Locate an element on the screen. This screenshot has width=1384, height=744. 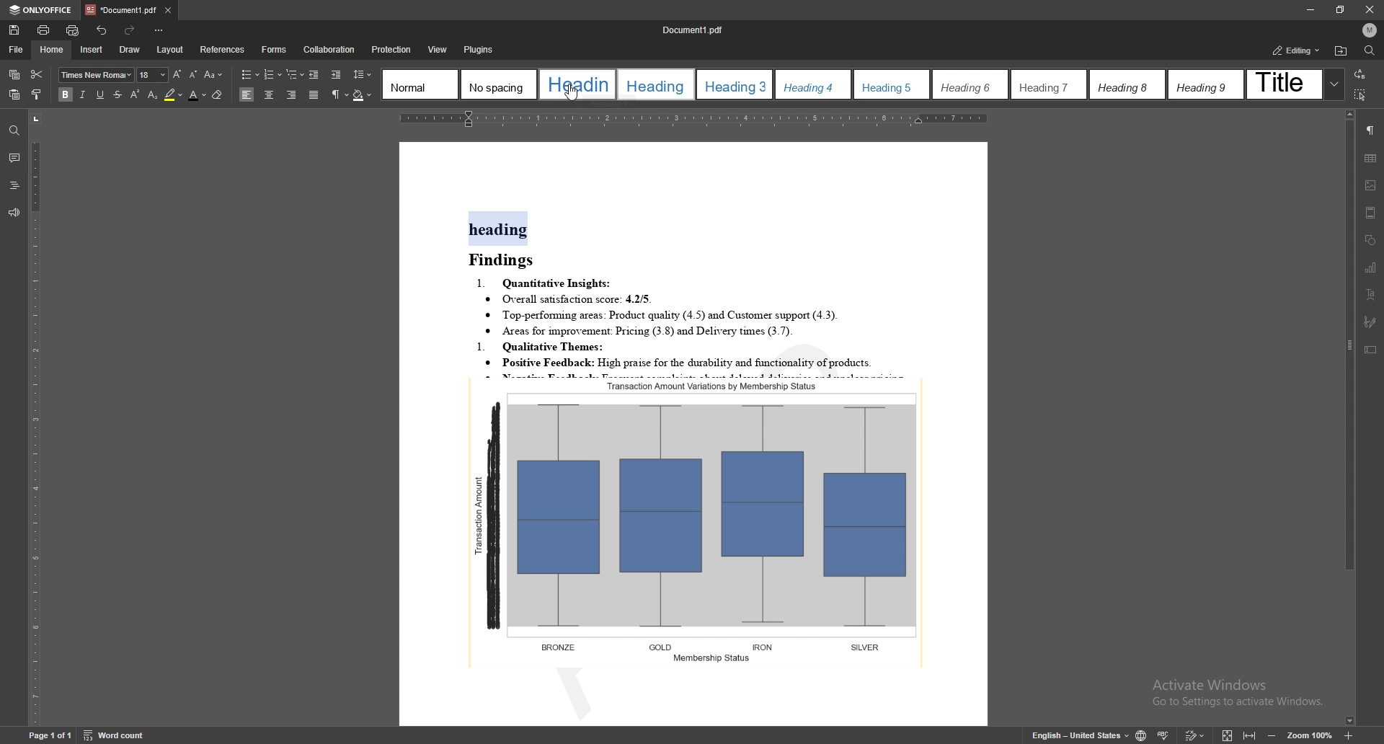
image is located at coordinates (1370, 185).